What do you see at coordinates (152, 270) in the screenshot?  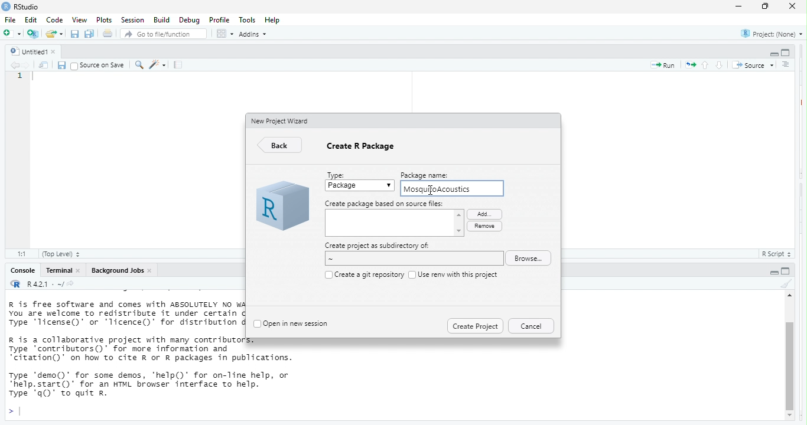 I see `close` at bounding box center [152, 270].